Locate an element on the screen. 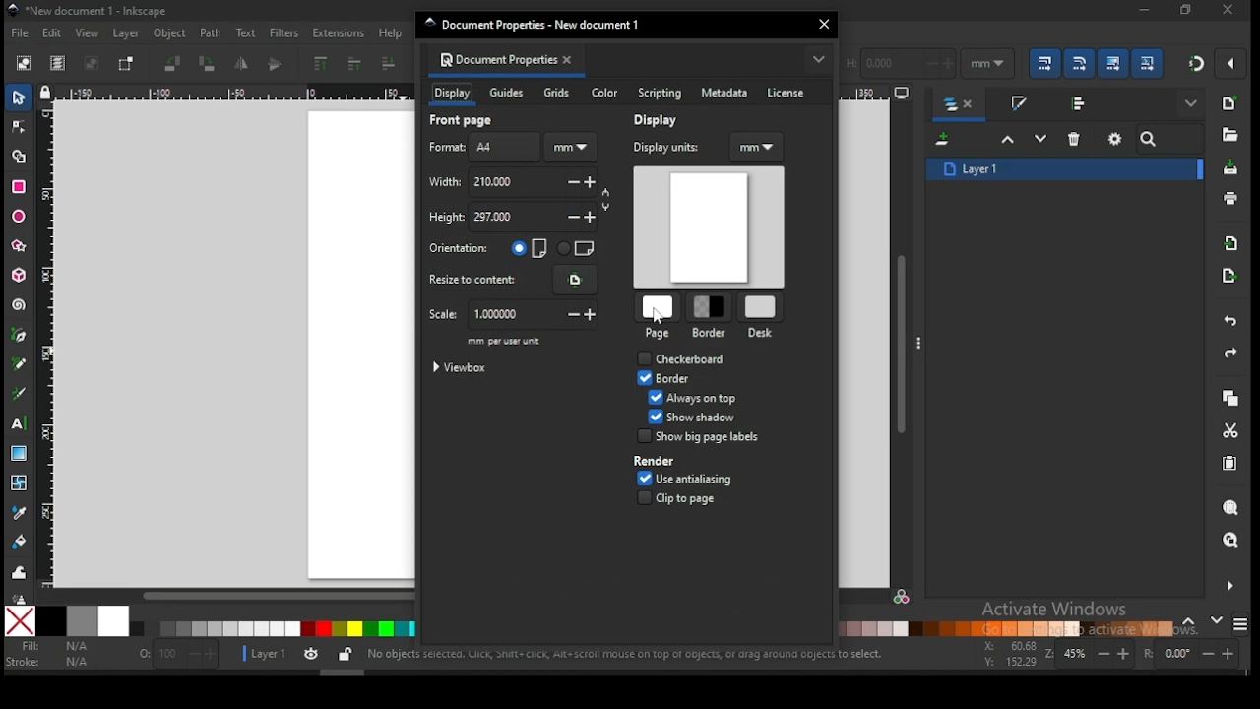  layer is located at coordinates (126, 33).